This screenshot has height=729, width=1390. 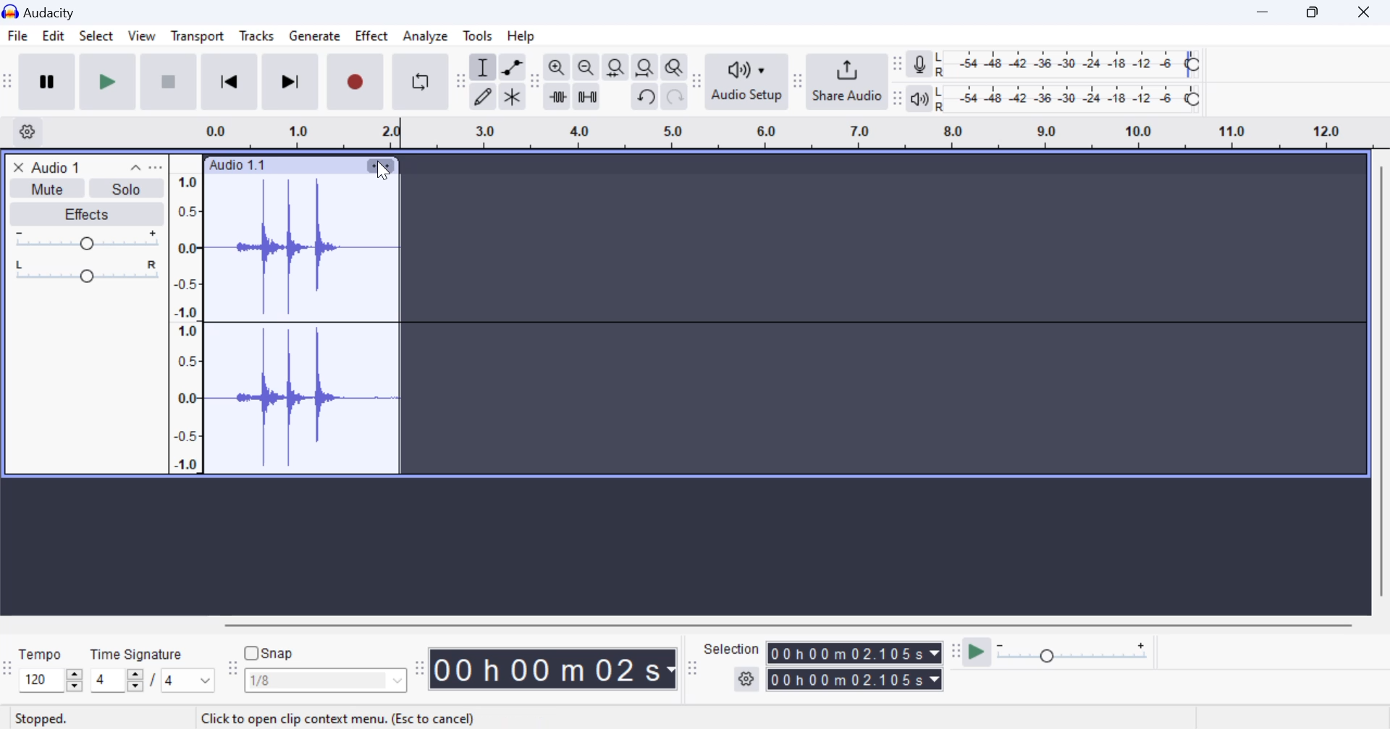 I want to click on open menu, so click(x=156, y=167).